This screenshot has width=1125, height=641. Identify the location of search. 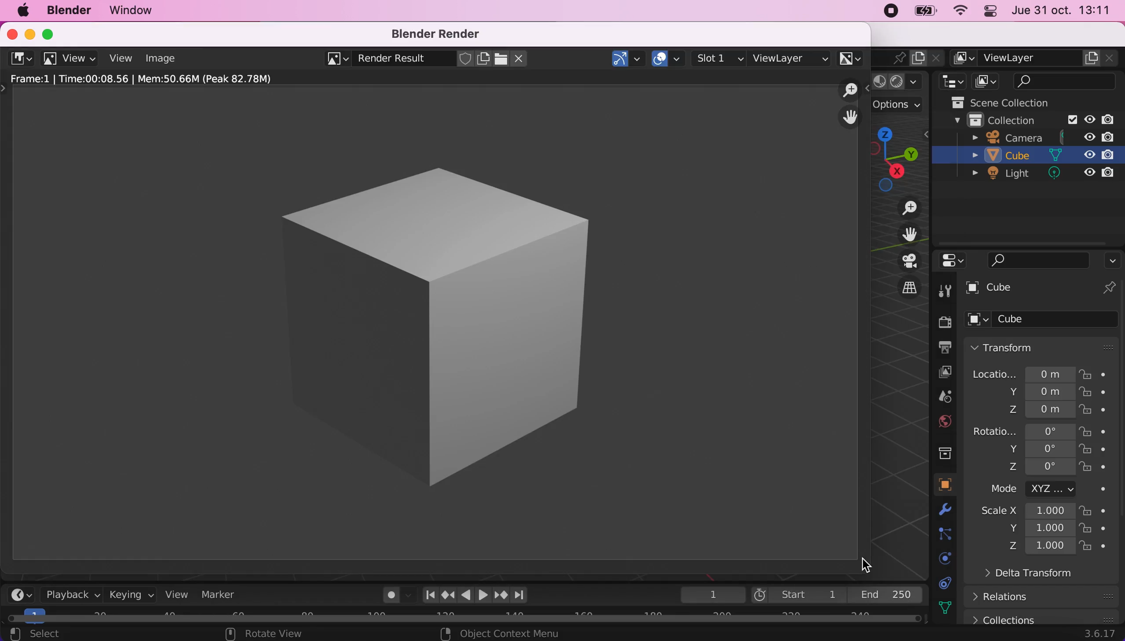
(1066, 81).